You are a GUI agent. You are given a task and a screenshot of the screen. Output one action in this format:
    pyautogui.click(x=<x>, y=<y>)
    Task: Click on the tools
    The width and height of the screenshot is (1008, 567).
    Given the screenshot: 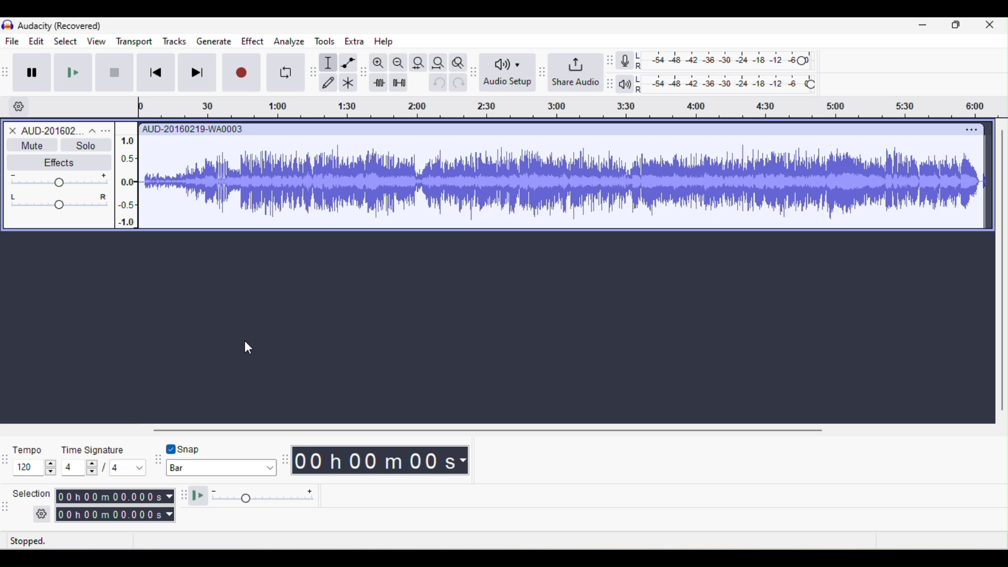 What is the action you would take?
    pyautogui.click(x=328, y=42)
    